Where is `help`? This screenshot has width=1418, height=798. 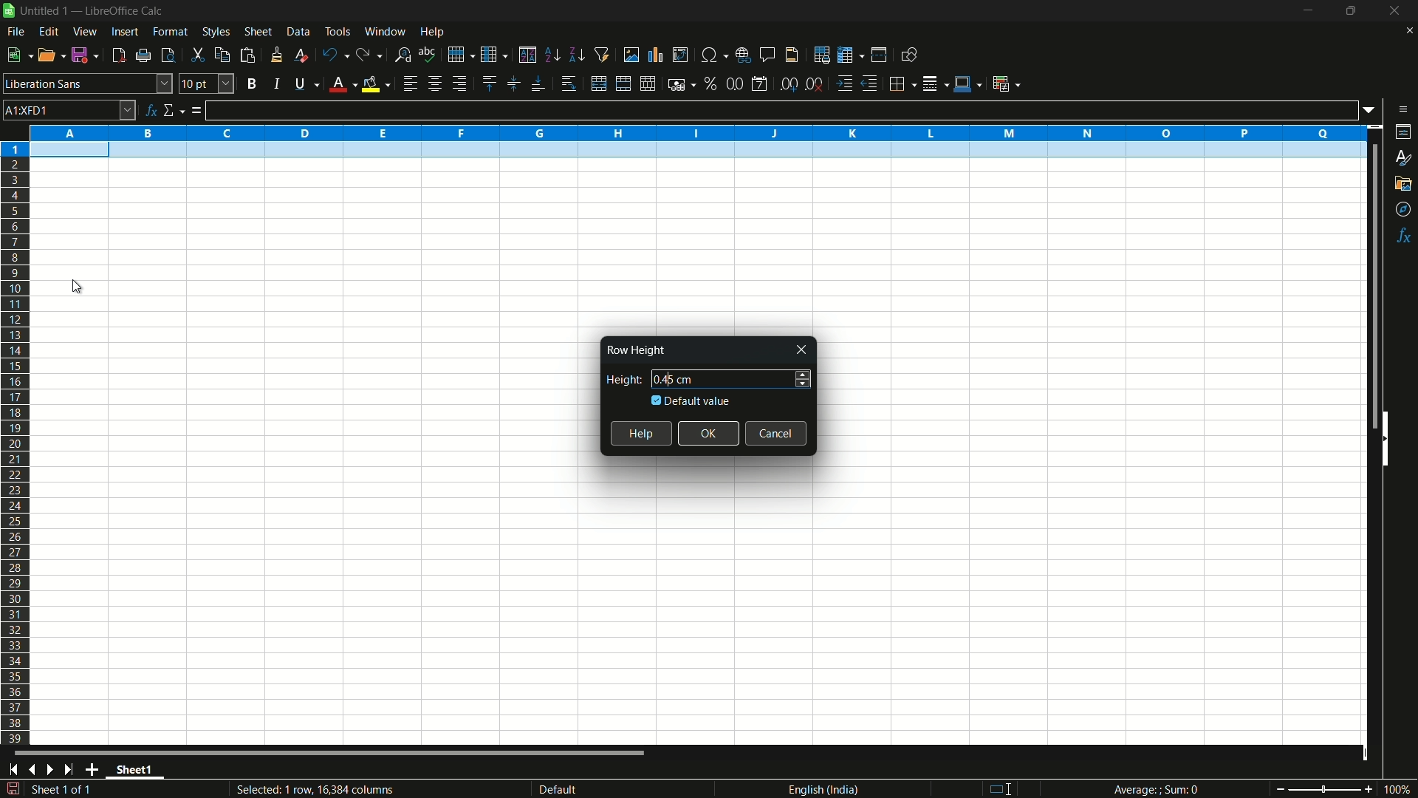
help is located at coordinates (641, 434).